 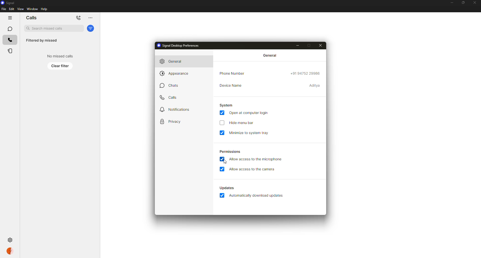 What do you see at coordinates (451, 3) in the screenshot?
I see `minimize` at bounding box center [451, 3].